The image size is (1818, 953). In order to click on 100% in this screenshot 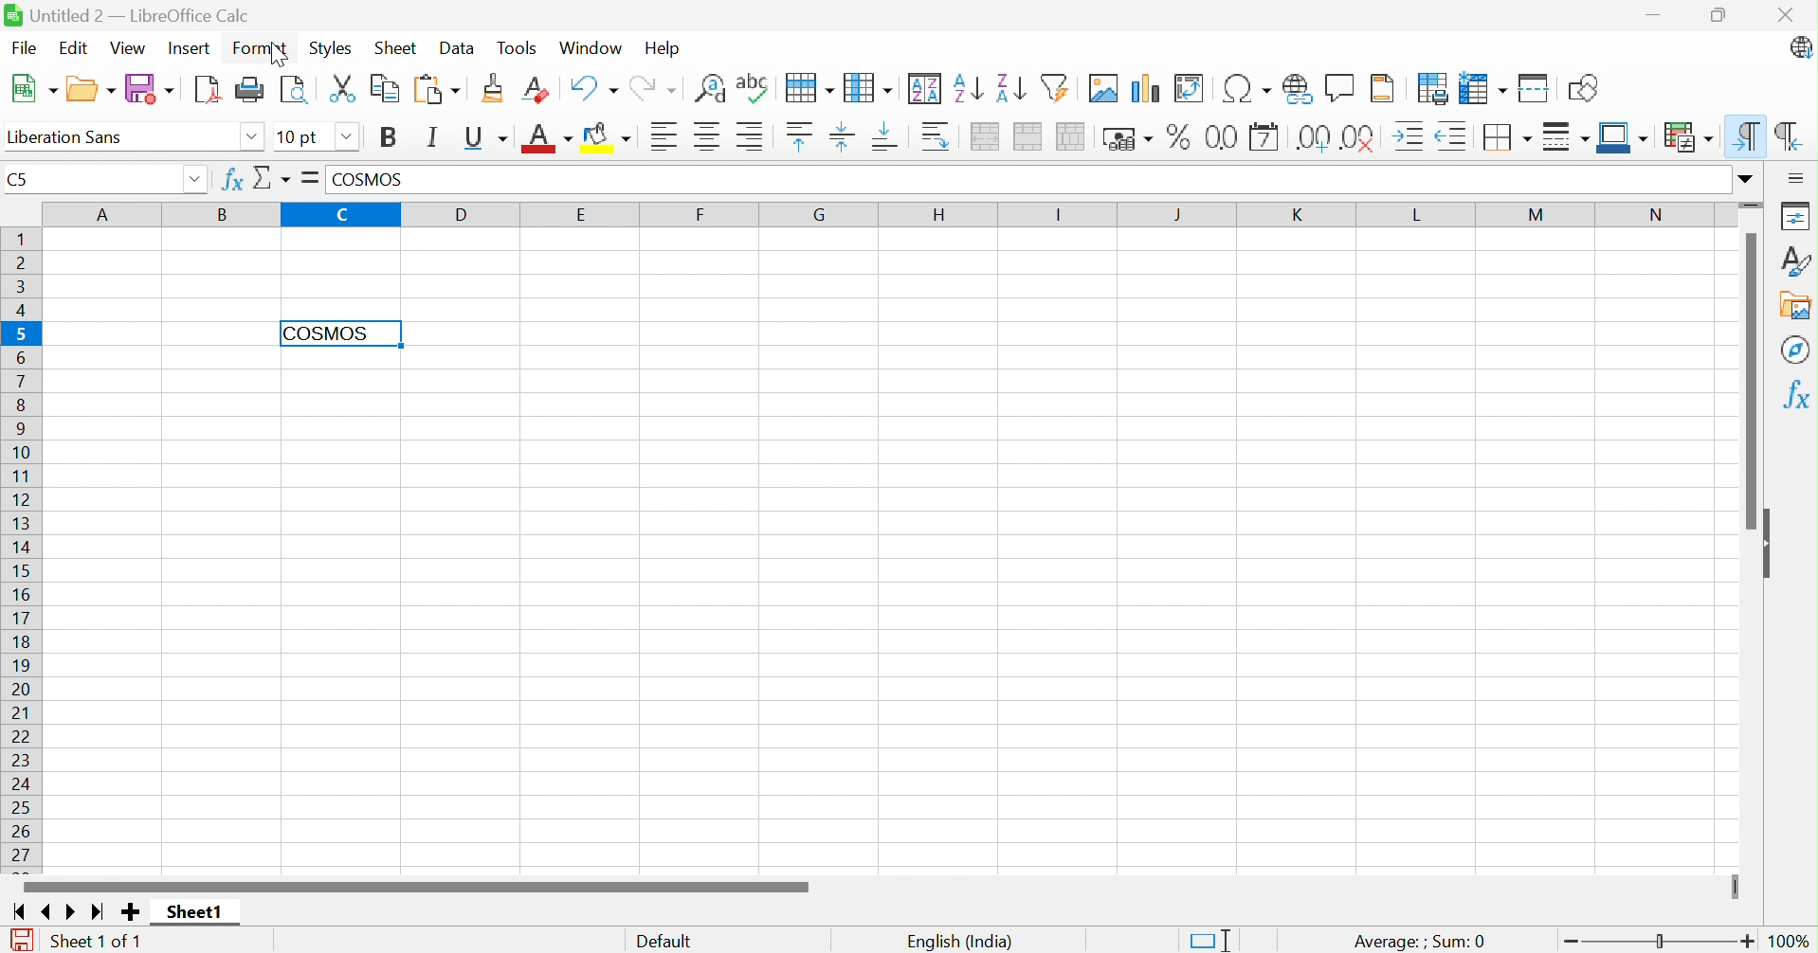, I will do `click(1793, 942)`.